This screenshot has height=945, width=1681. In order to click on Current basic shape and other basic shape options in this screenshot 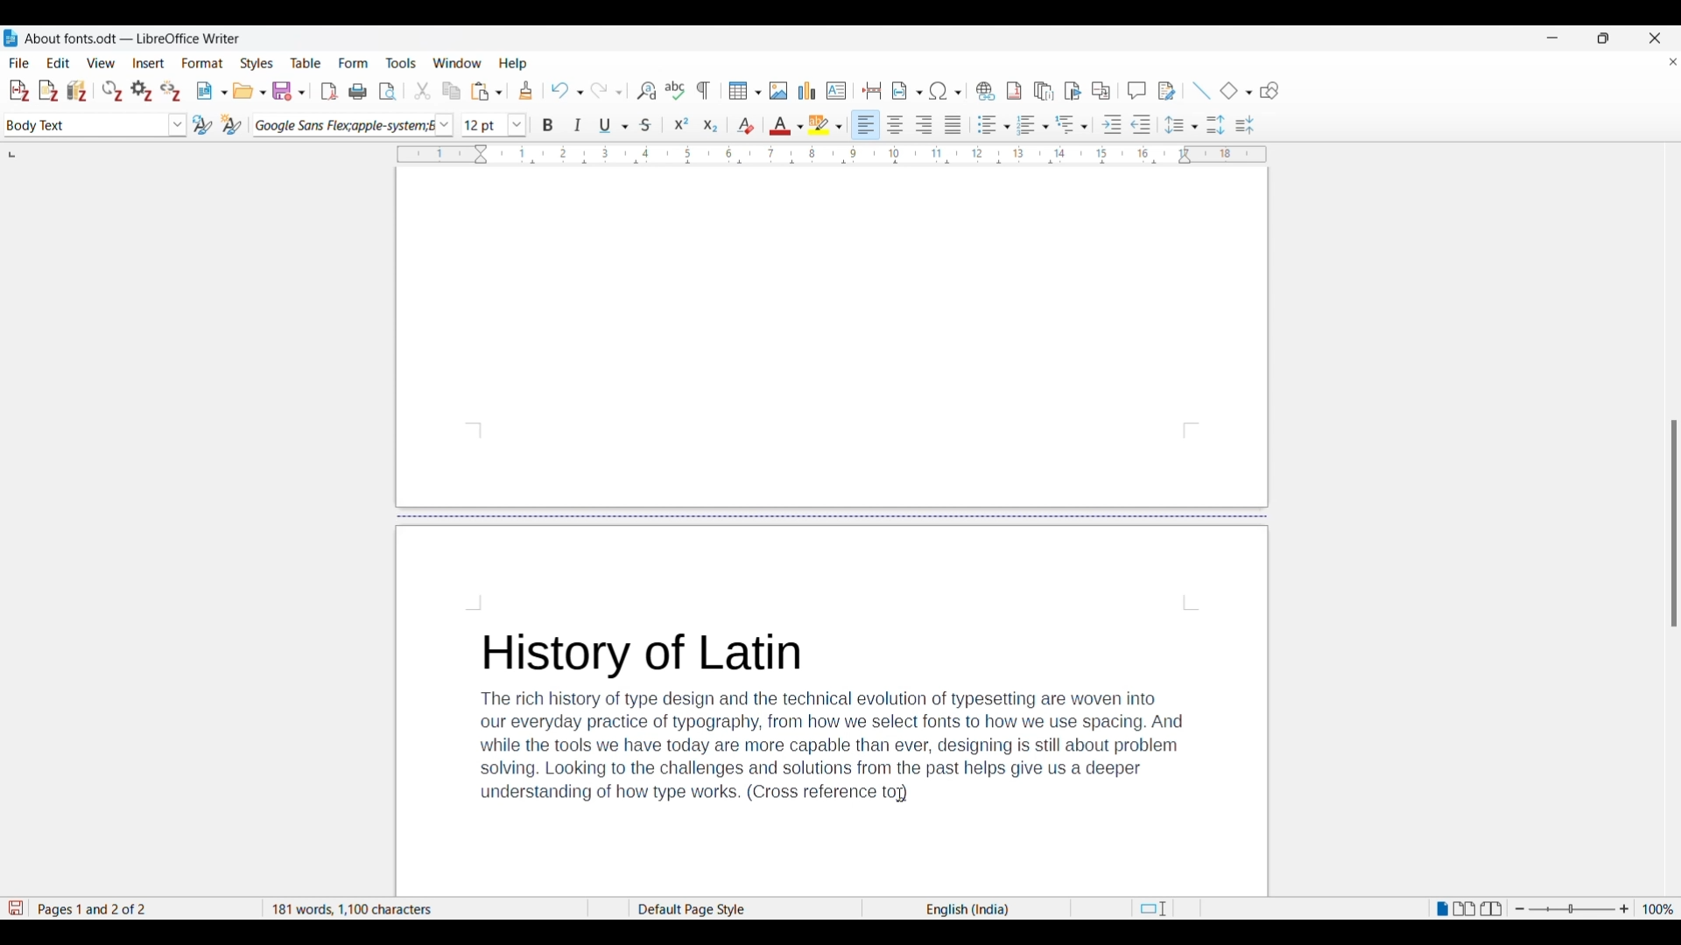, I will do `click(1235, 90)`.